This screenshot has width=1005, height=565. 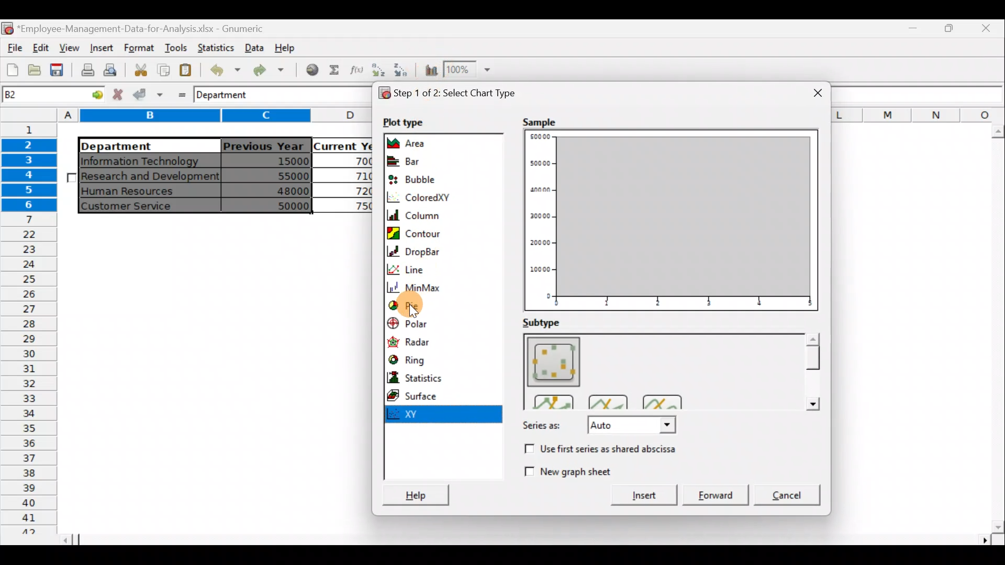 I want to click on 48000, so click(x=275, y=191).